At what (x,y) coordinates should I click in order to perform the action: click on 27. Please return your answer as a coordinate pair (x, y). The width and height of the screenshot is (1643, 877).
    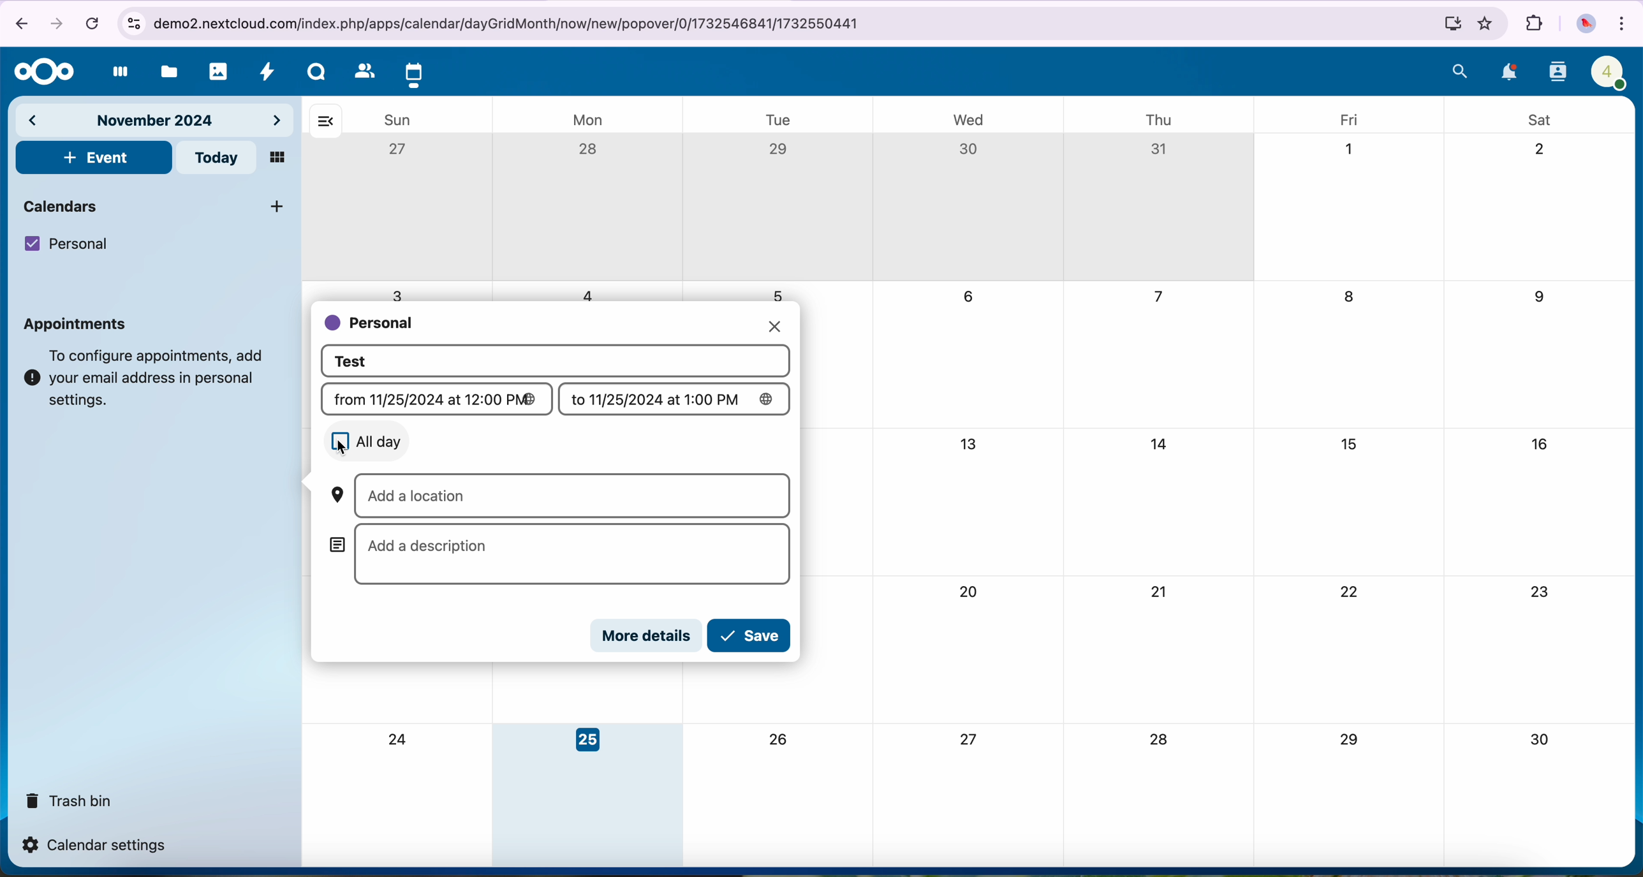
    Looking at the image, I should click on (401, 150).